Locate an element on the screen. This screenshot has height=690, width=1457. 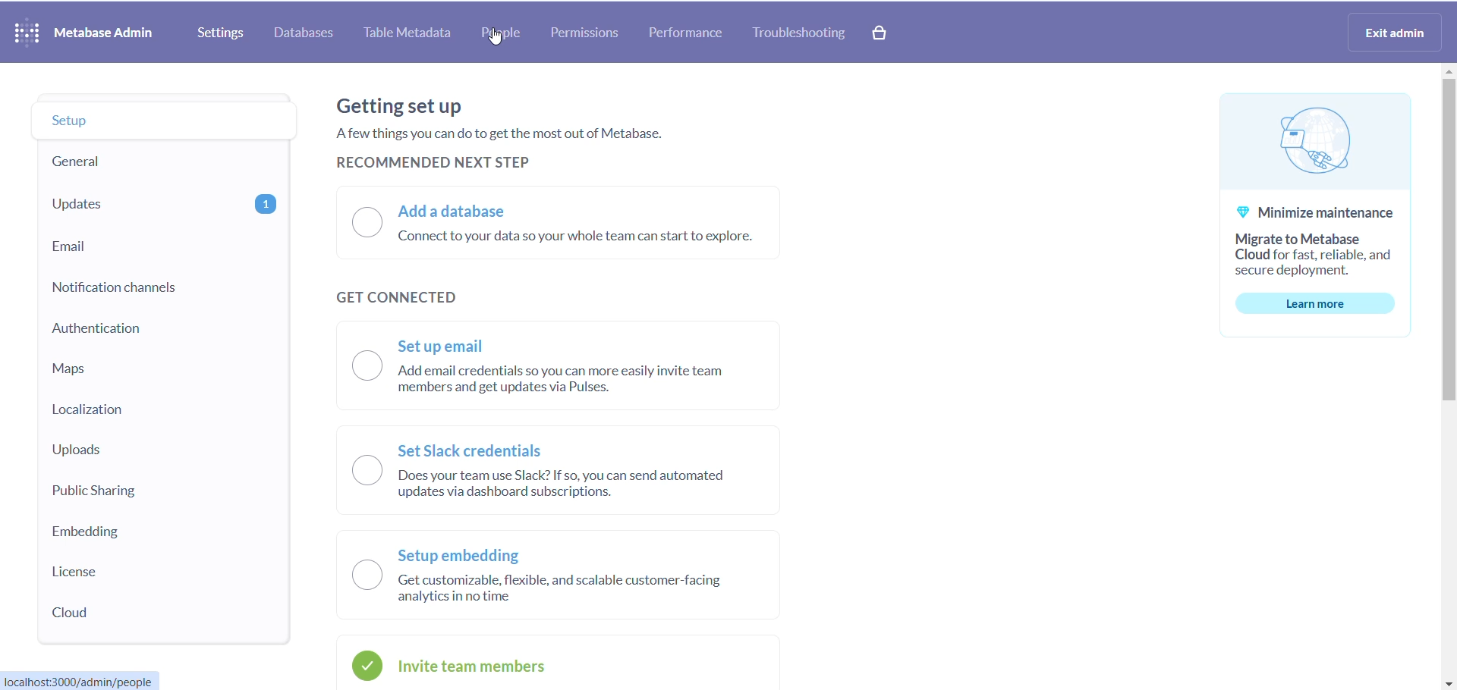
learn more is located at coordinates (1317, 303).